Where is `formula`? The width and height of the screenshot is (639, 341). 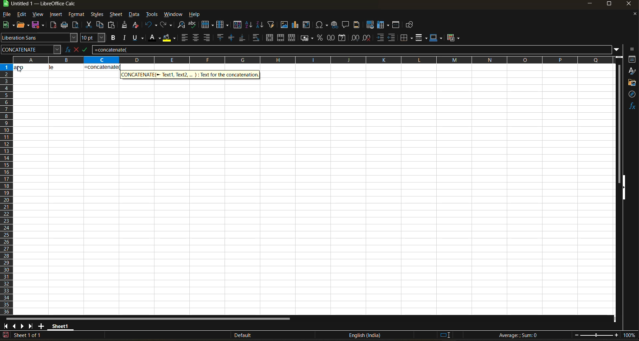
formula is located at coordinates (520, 336).